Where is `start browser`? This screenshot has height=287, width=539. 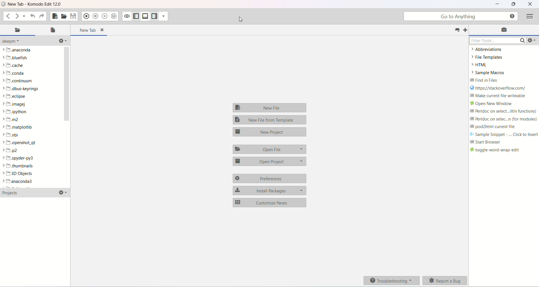 start browser is located at coordinates (485, 142).